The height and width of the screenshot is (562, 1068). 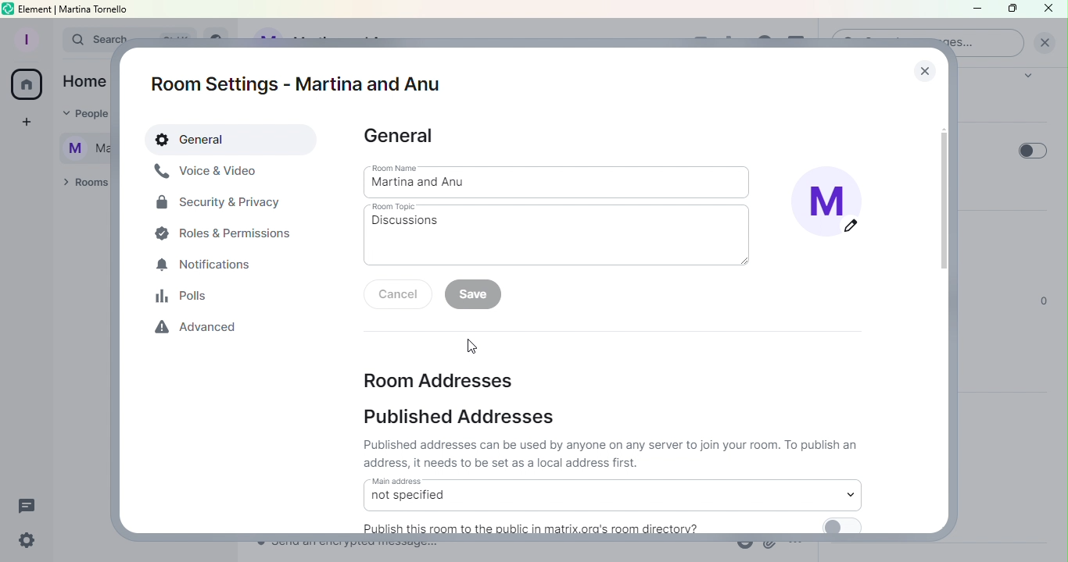 I want to click on Search bar, so click(x=83, y=40).